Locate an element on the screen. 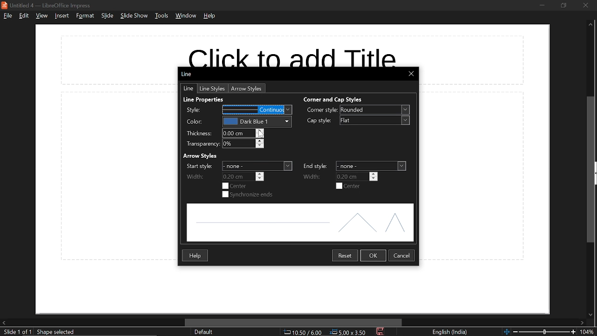  preview is located at coordinates (300, 222).